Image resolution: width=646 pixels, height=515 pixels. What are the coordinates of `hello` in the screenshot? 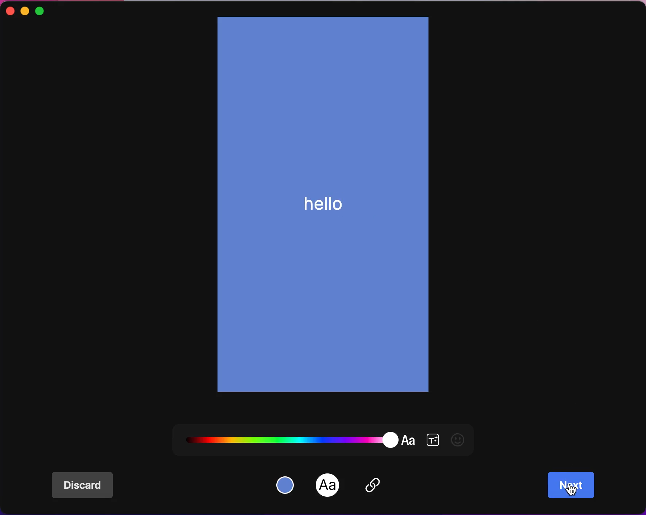 It's located at (325, 200).